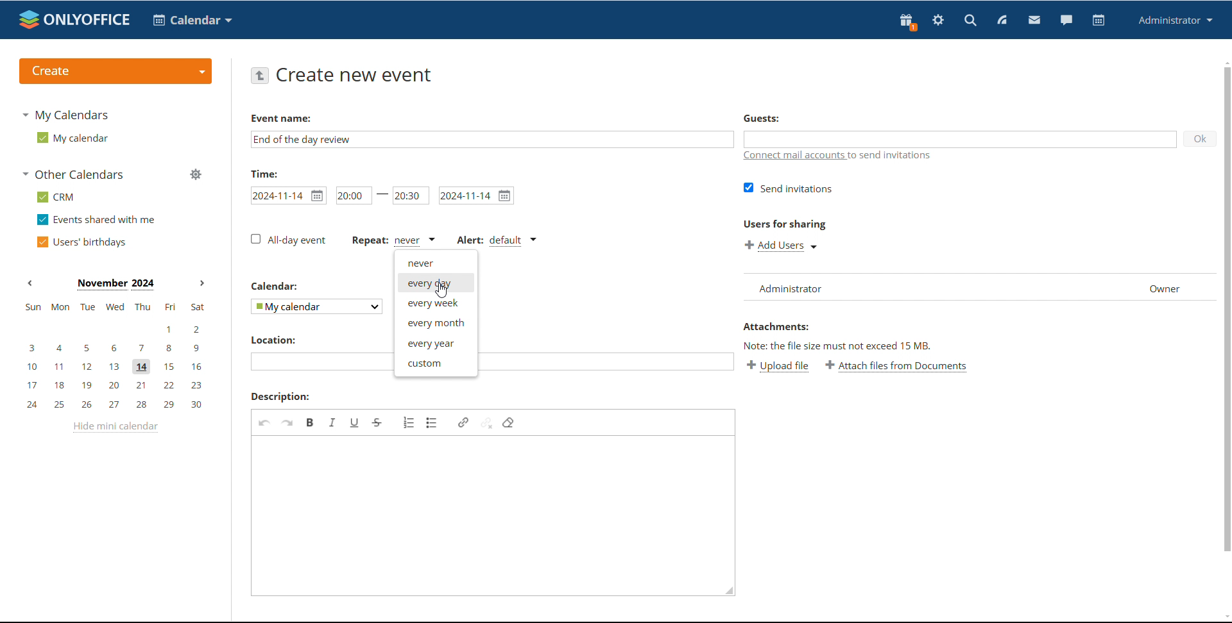 Image resolution: width=1232 pixels, height=623 pixels. I want to click on select calendar, so click(318, 306).